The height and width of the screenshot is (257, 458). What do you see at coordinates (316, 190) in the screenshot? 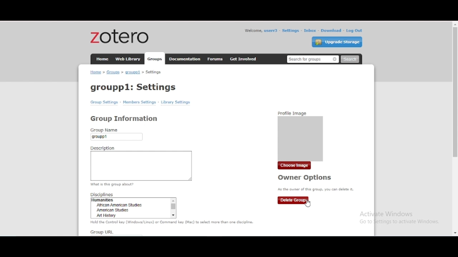
I see `as the owner of this group, you can delete it.` at bounding box center [316, 190].